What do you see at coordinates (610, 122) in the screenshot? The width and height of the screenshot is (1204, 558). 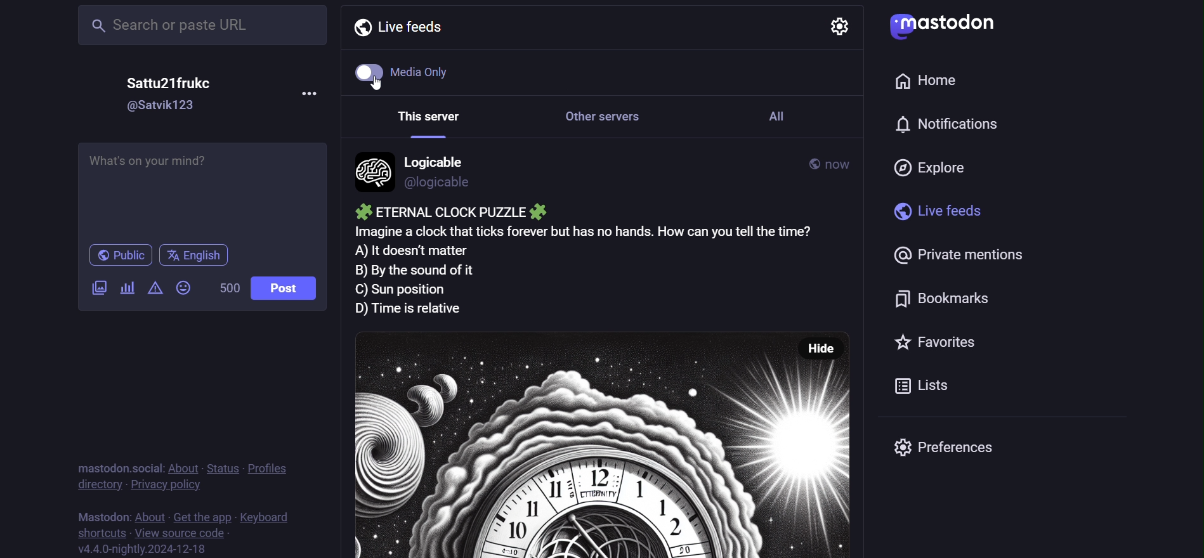 I see `other servers` at bounding box center [610, 122].